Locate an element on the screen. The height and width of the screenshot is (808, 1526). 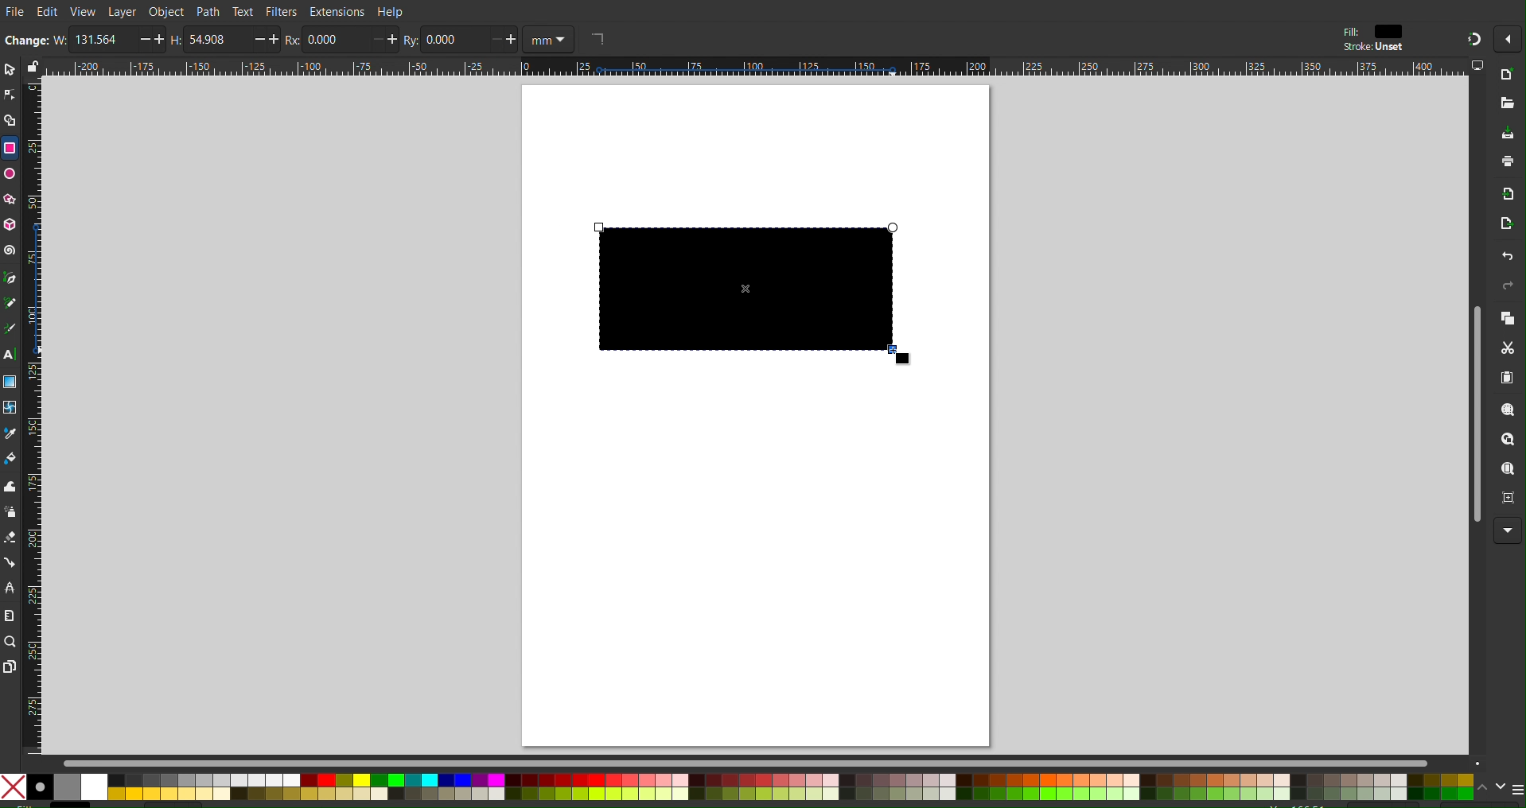
View is located at coordinates (84, 12).